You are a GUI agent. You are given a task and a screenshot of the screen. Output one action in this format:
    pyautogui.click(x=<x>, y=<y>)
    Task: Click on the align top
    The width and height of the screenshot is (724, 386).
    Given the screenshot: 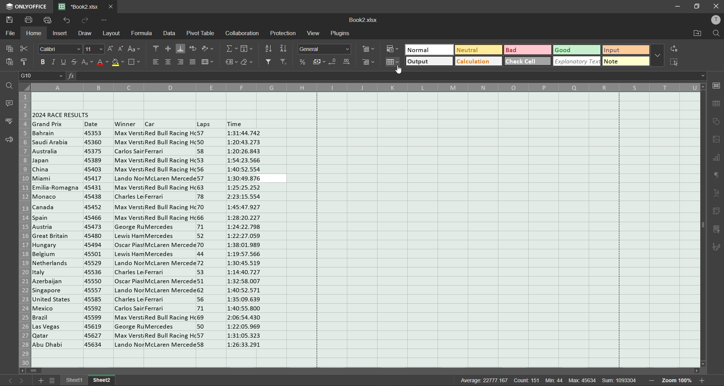 What is the action you would take?
    pyautogui.click(x=155, y=49)
    